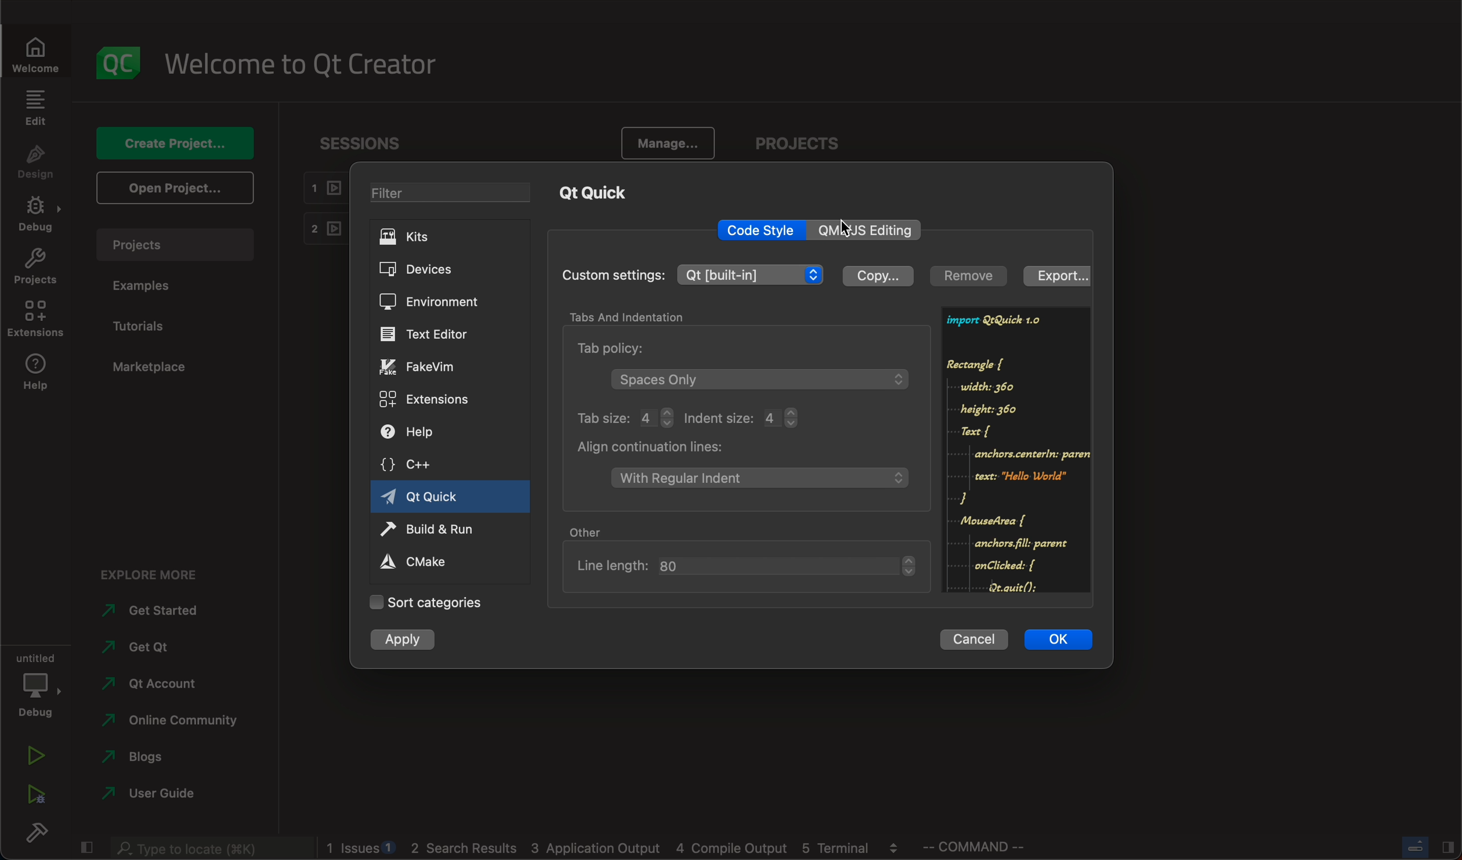 This screenshot has height=860, width=1462. What do you see at coordinates (182, 721) in the screenshot?
I see `community` at bounding box center [182, 721].